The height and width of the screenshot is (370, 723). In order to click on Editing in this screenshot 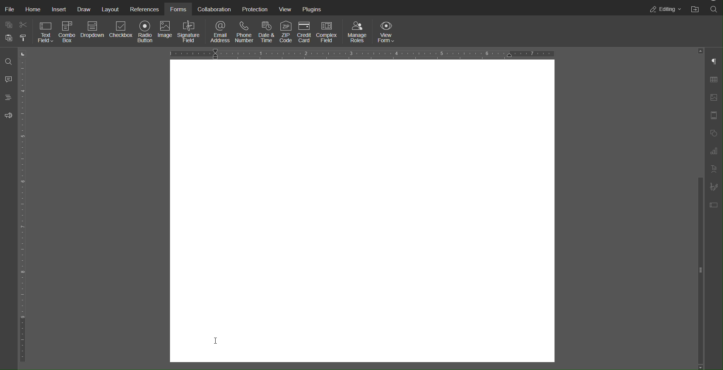, I will do `click(664, 9)`.